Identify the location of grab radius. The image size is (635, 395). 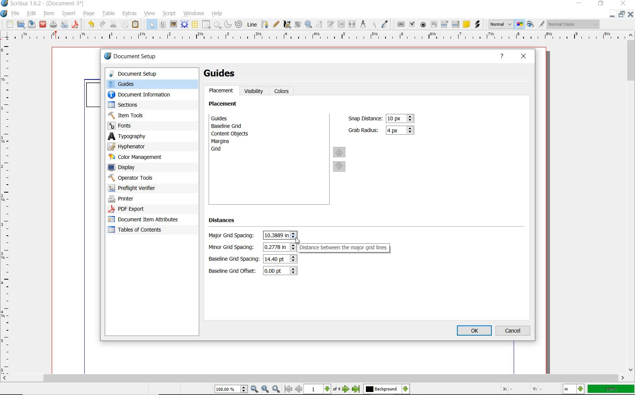
(401, 131).